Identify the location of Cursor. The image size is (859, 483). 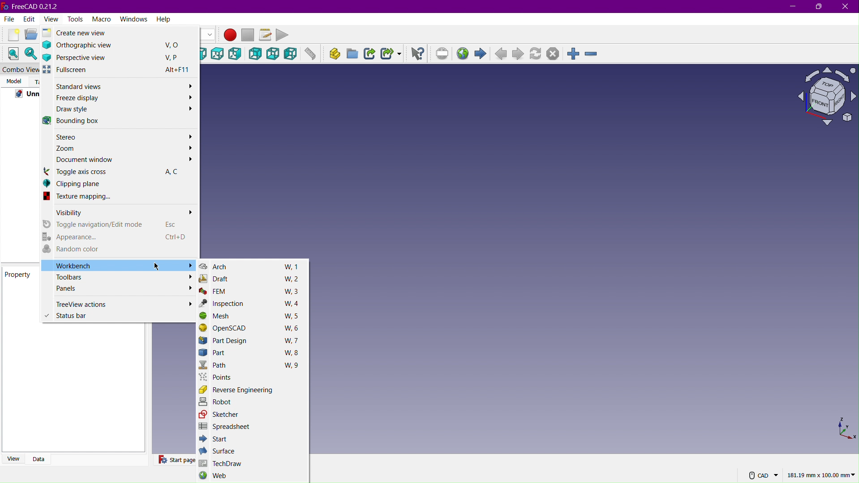
(160, 268).